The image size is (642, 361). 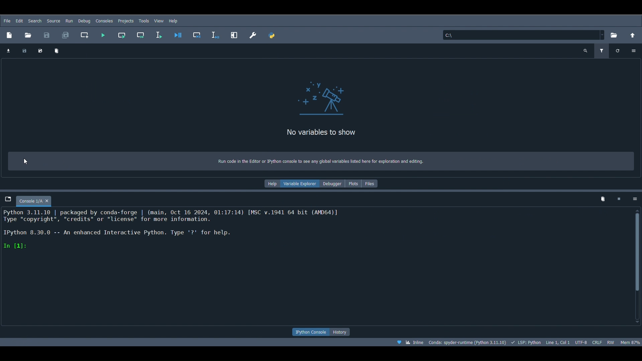 I want to click on Open file (Ctrl + O), so click(x=28, y=33).